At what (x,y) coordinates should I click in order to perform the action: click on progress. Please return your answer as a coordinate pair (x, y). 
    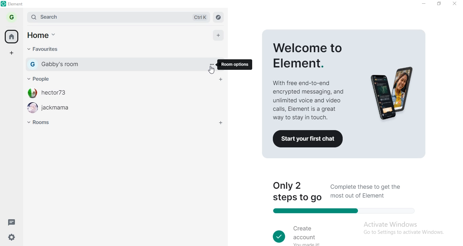
    Looking at the image, I should click on (343, 211).